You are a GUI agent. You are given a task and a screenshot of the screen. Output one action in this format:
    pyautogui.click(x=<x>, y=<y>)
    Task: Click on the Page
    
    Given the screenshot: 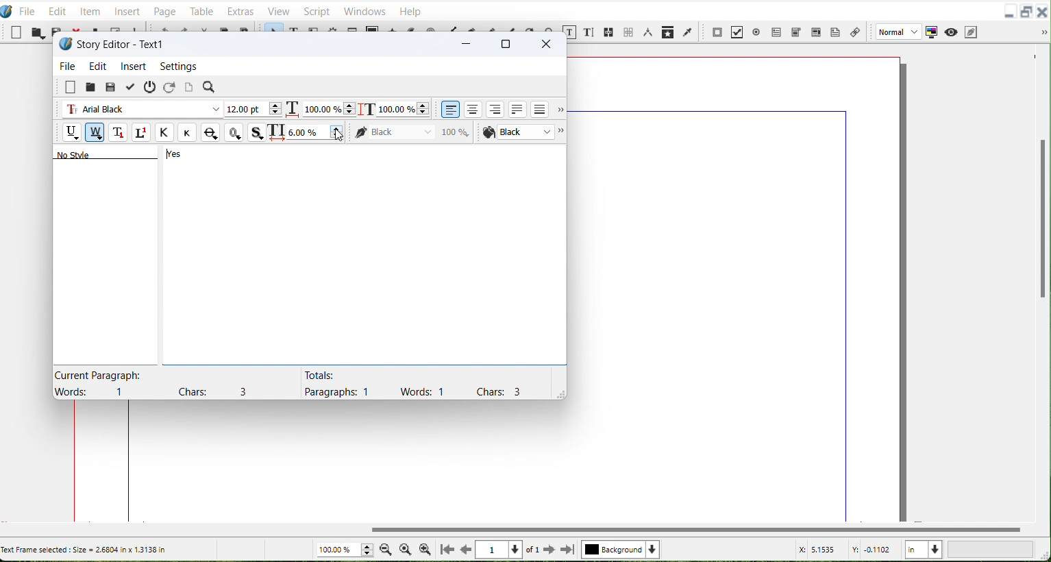 What is the action you would take?
    pyautogui.click(x=164, y=10)
    